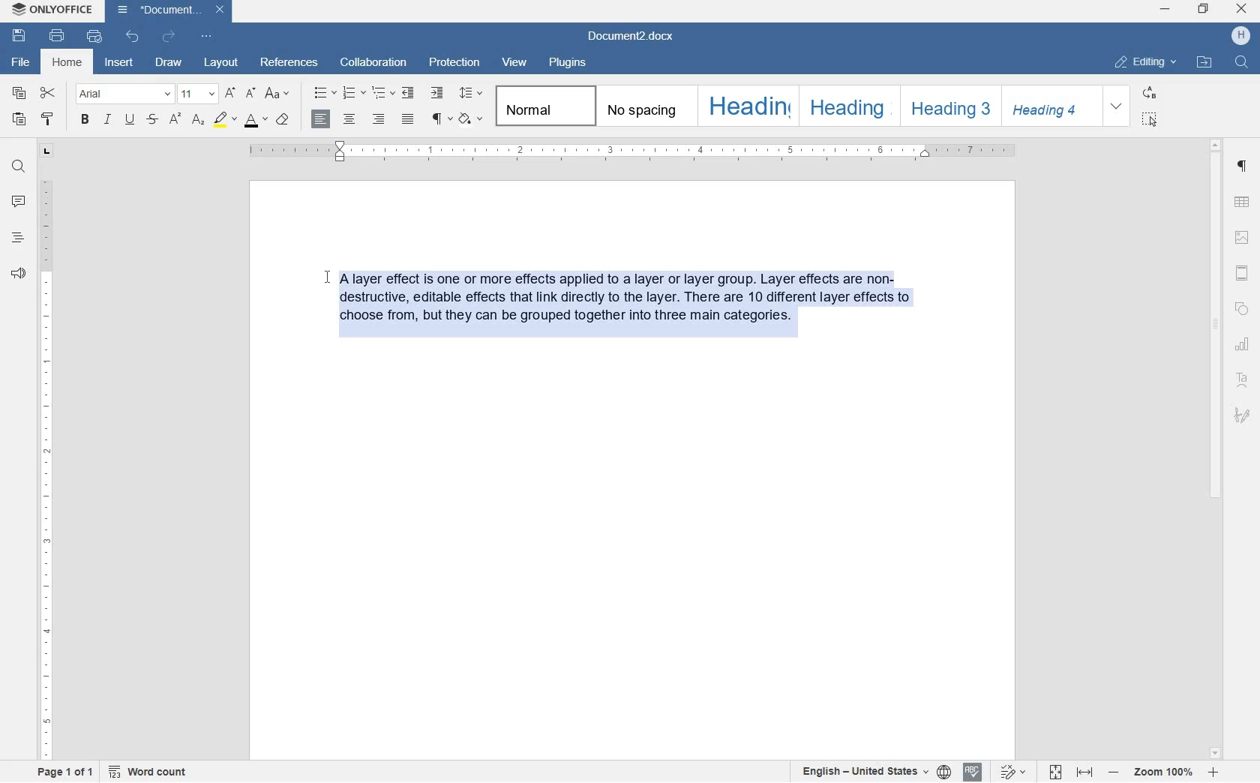  Describe the element at coordinates (1147, 64) in the screenshot. I see `editing` at that location.